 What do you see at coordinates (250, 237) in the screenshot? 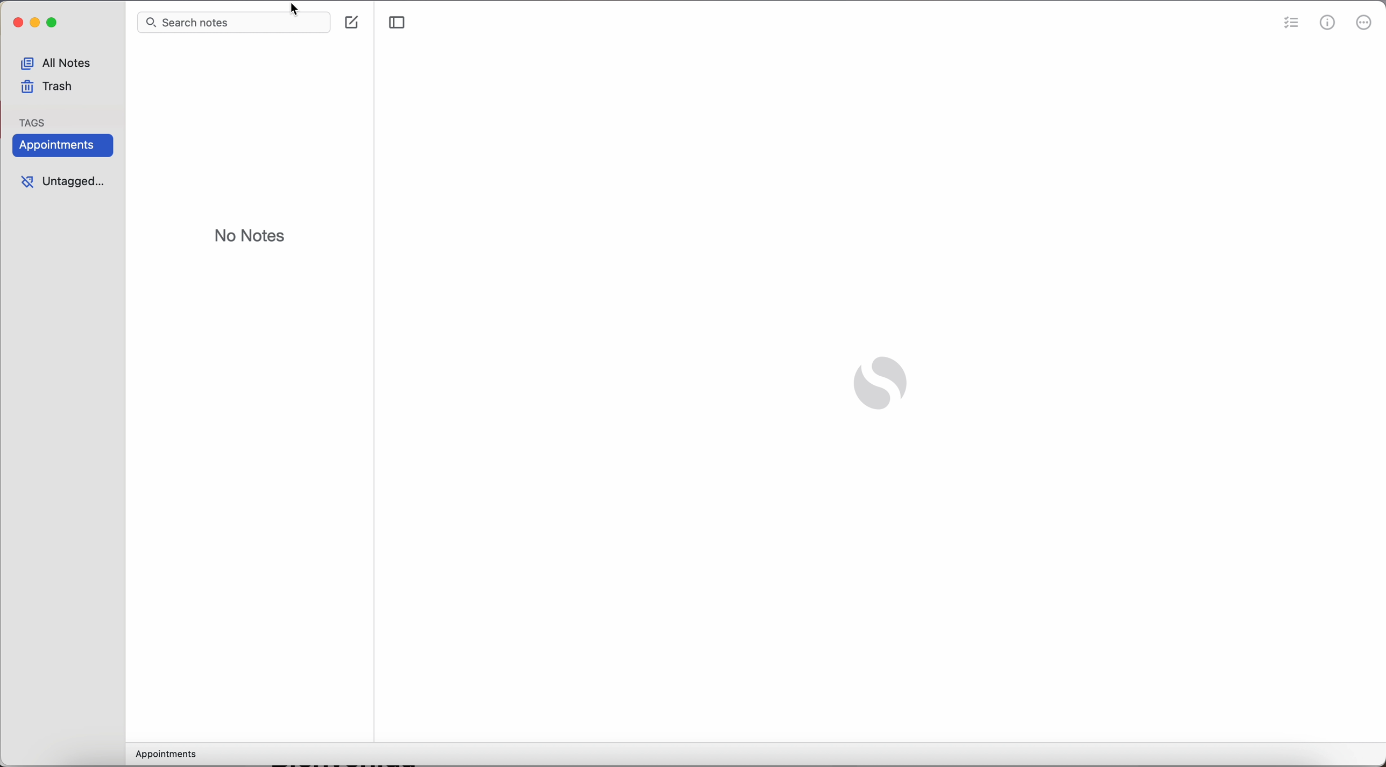
I see `no notes` at bounding box center [250, 237].